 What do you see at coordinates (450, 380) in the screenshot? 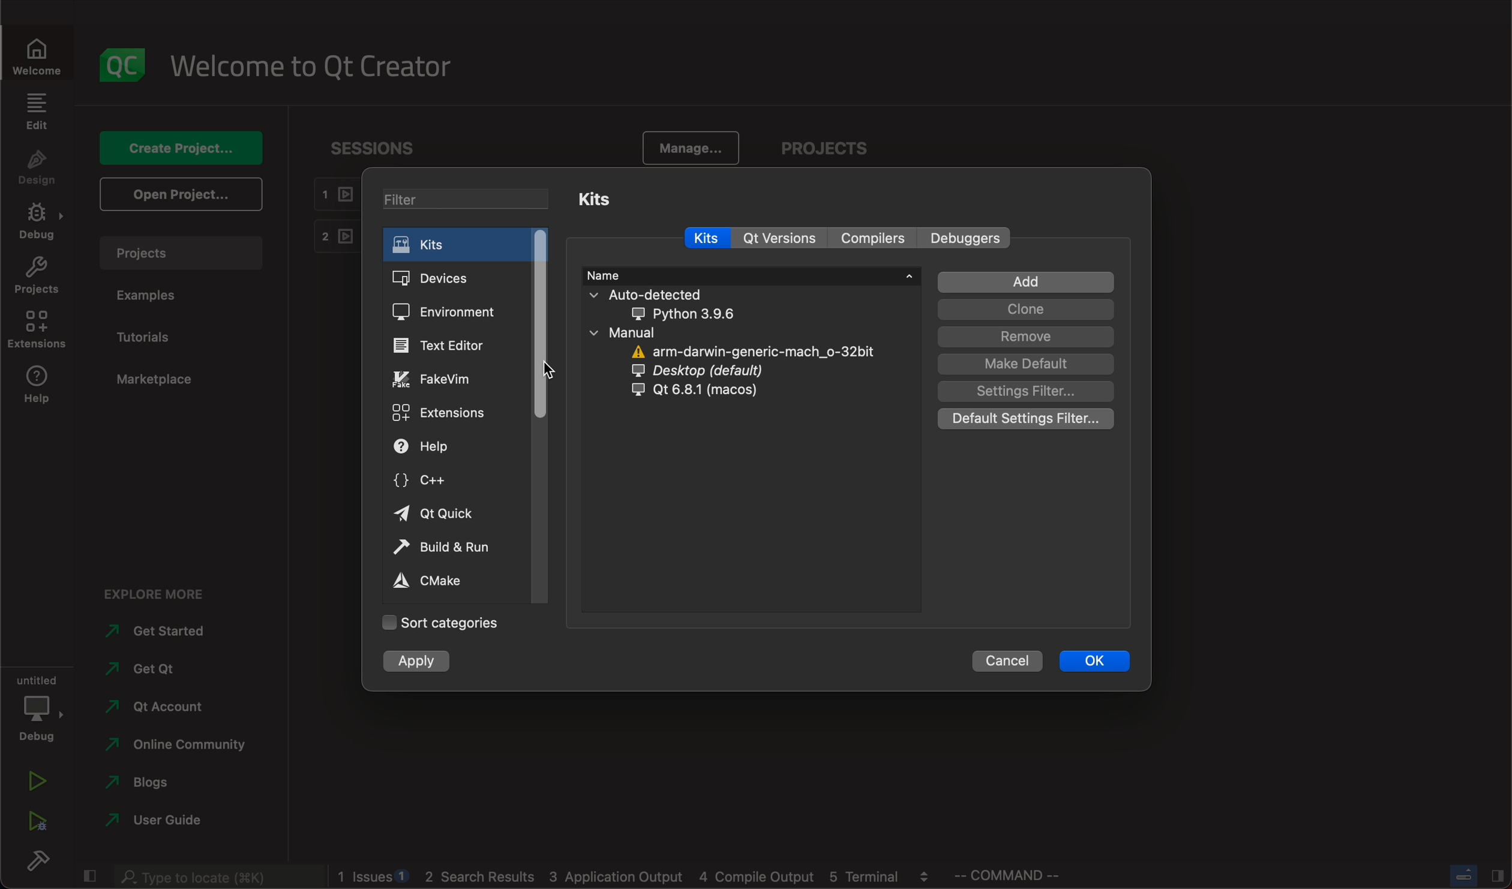
I see `fake vim` at bounding box center [450, 380].